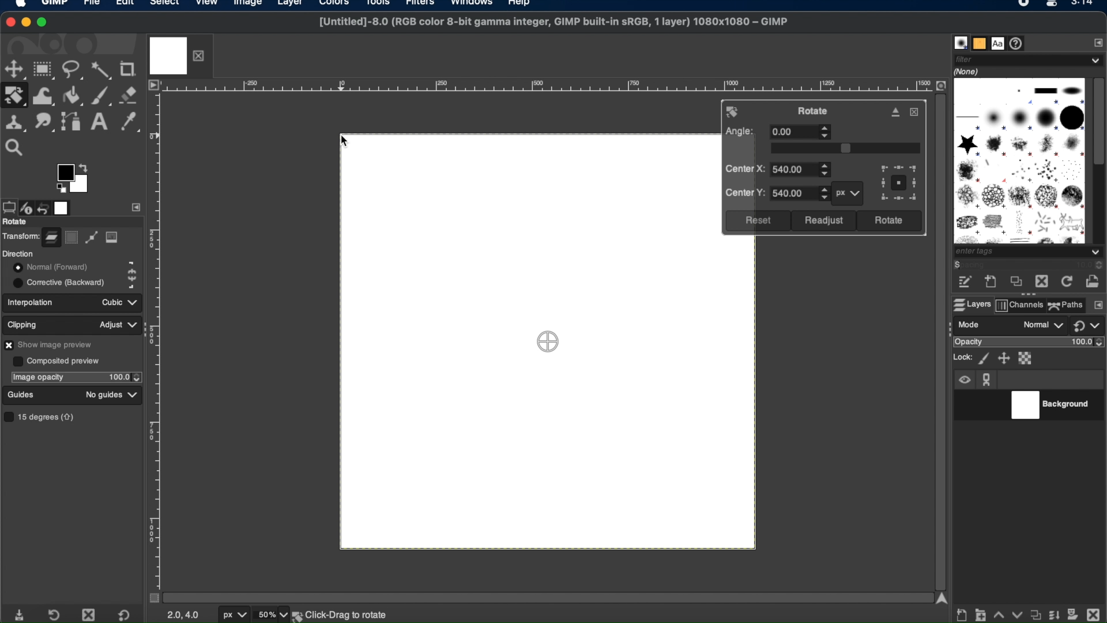 This screenshot has height=623, width=1107. Describe the element at coordinates (130, 69) in the screenshot. I see `crop tool` at that location.